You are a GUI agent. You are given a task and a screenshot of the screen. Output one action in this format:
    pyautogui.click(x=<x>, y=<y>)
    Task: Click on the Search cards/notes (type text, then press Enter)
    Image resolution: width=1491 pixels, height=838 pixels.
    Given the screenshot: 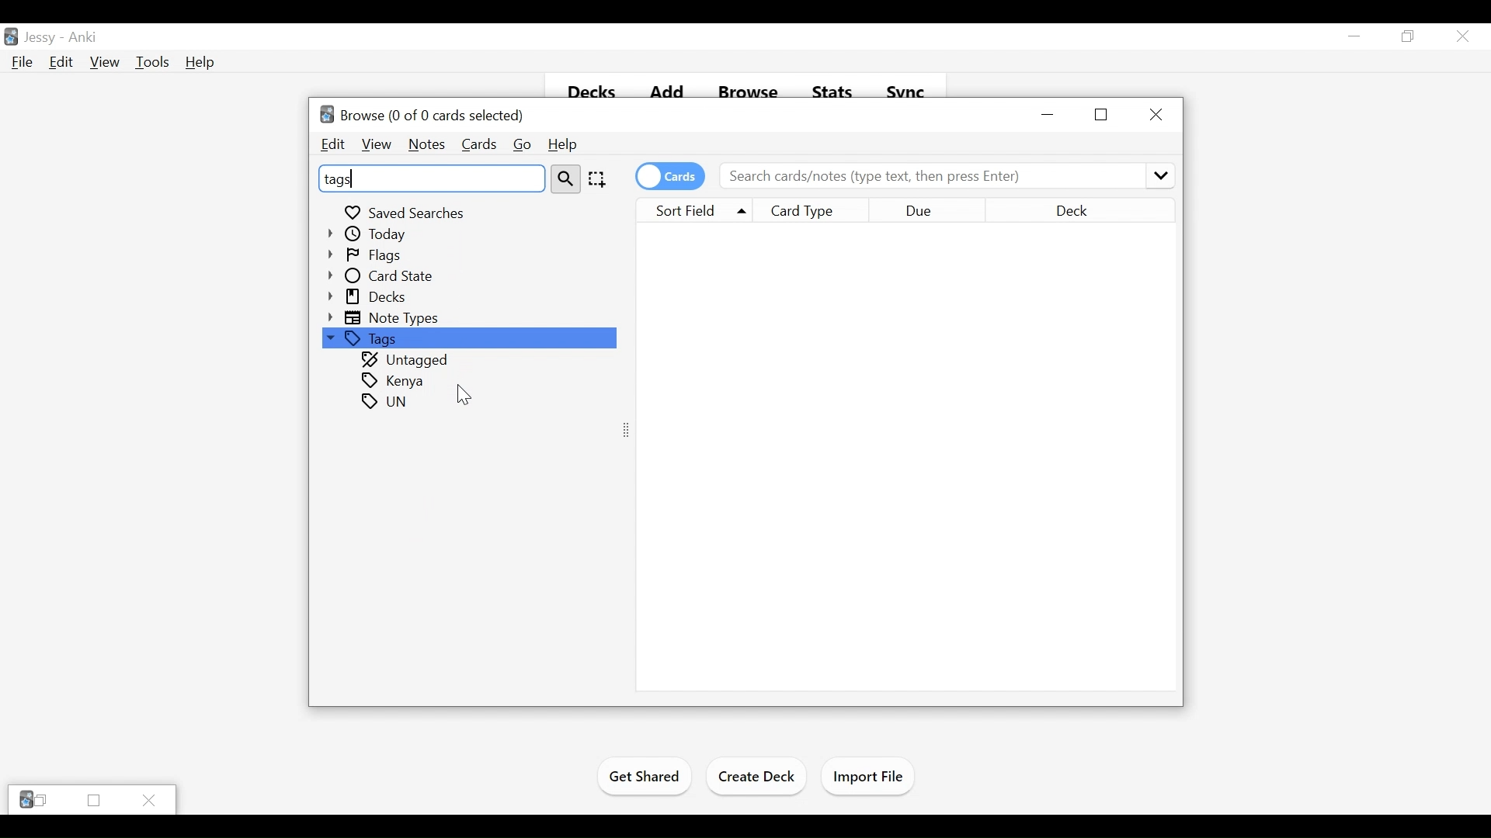 What is the action you would take?
    pyautogui.click(x=947, y=175)
    